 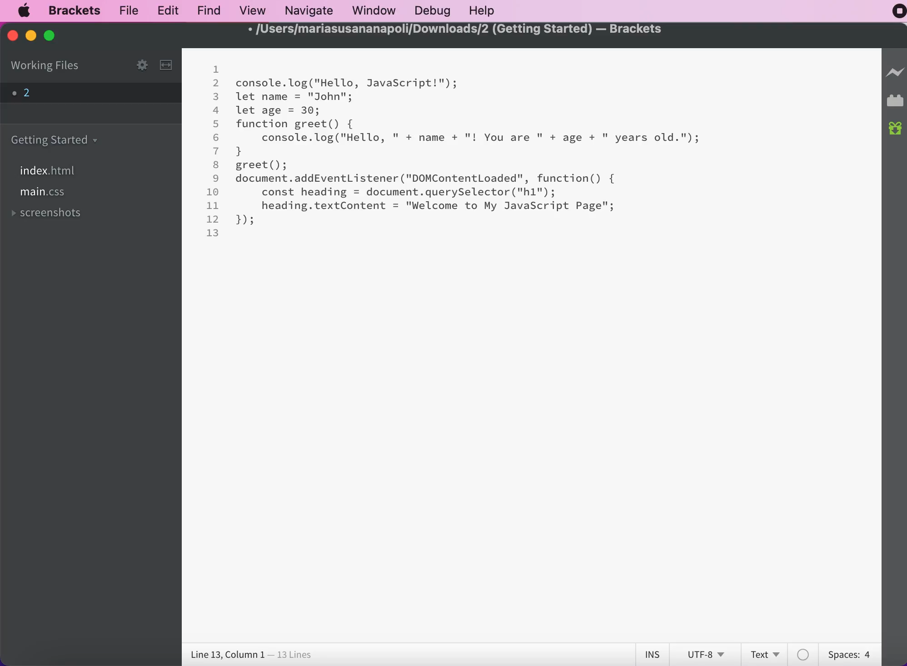 I want to click on getting started folder, so click(x=59, y=139).